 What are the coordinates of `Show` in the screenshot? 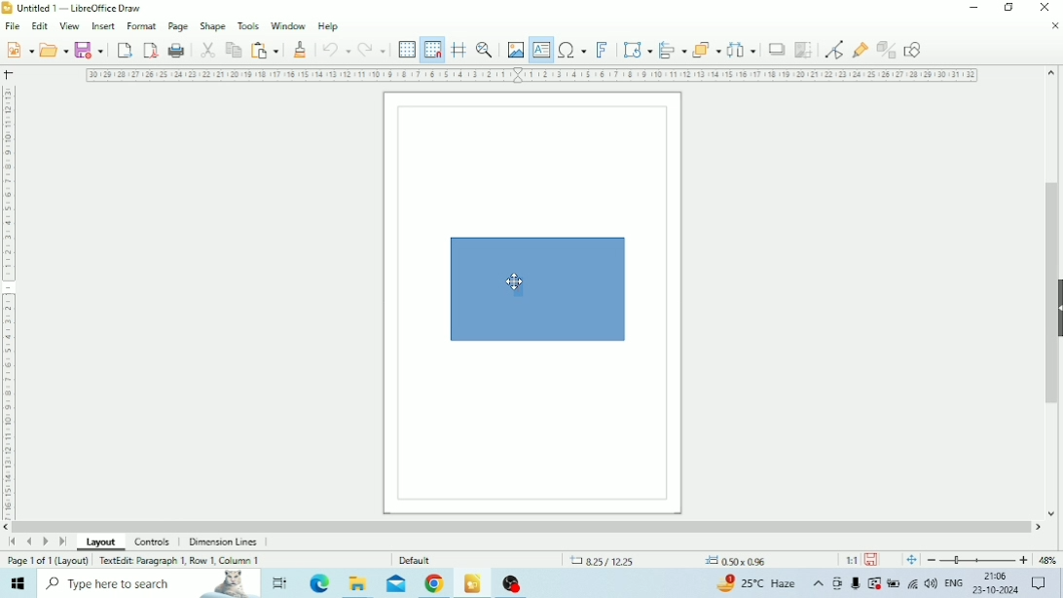 It's located at (1056, 306).